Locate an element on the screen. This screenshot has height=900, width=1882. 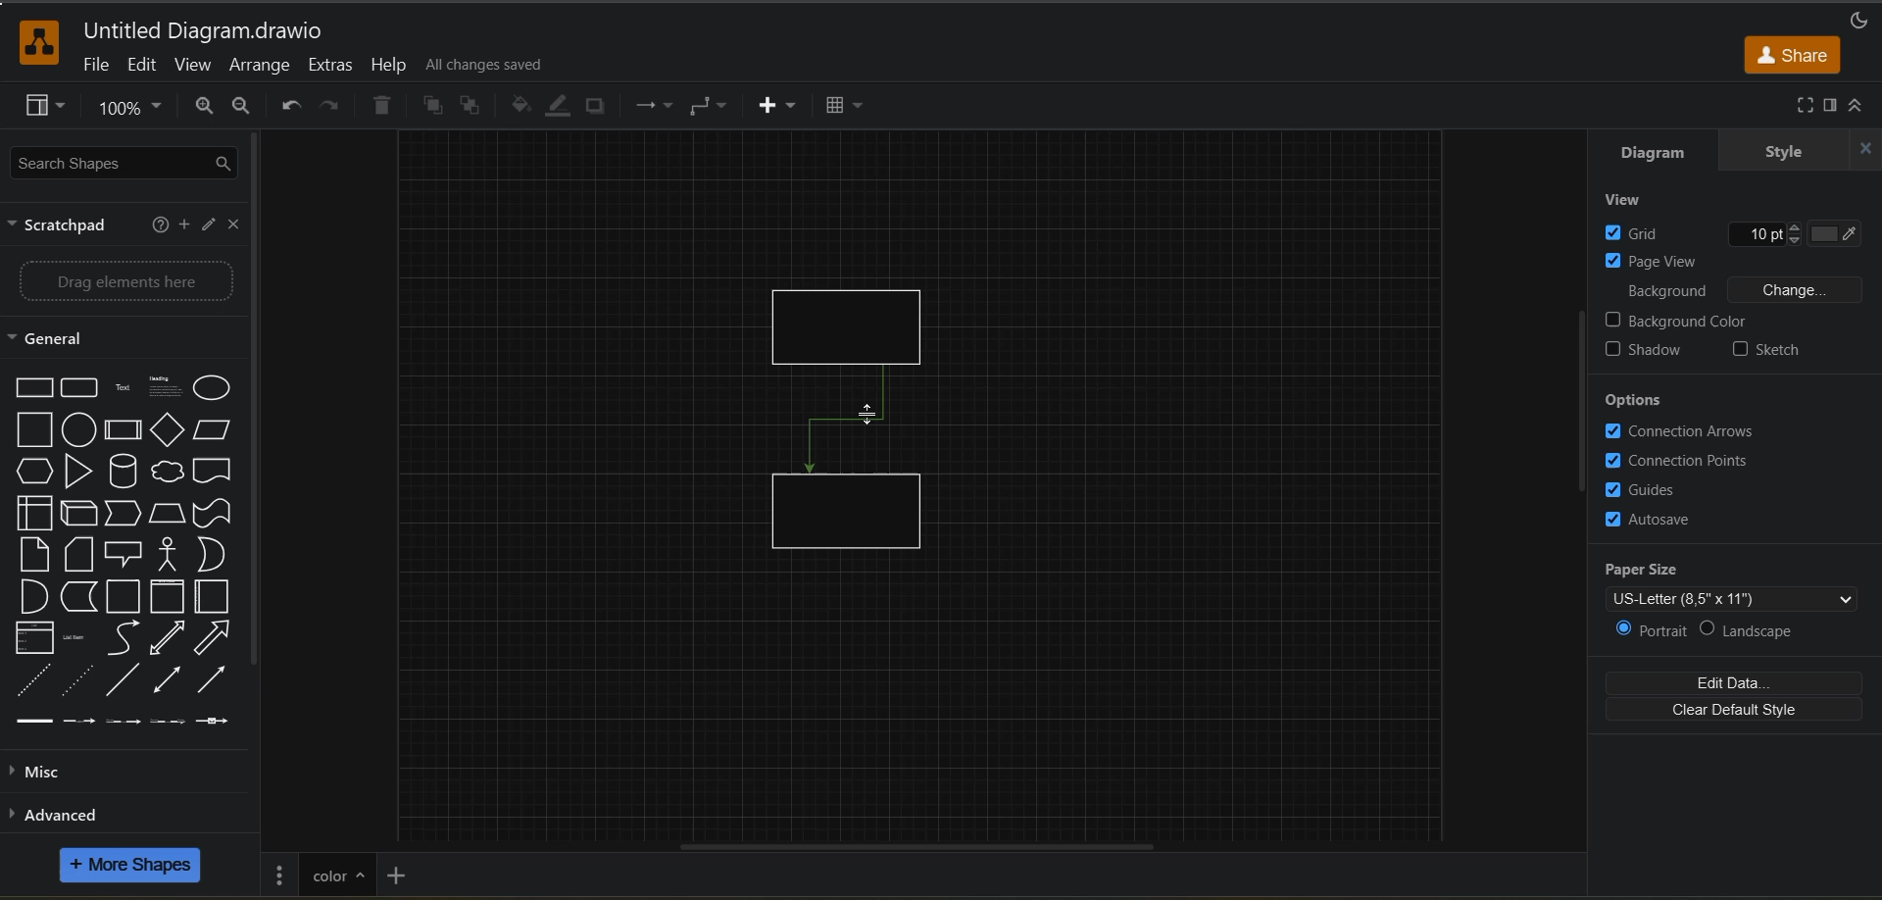
vertical scroll bar is located at coordinates (1577, 401).